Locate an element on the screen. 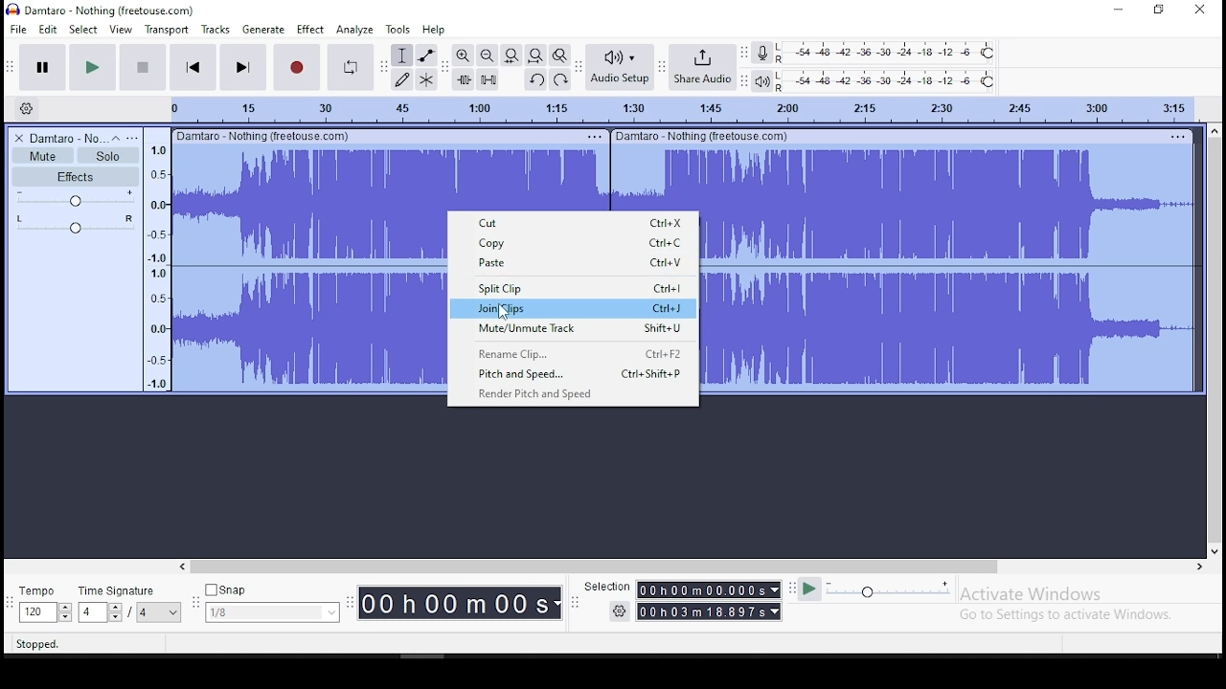 This screenshot has width=1226, height=689. redo is located at coordinates (562, 80).